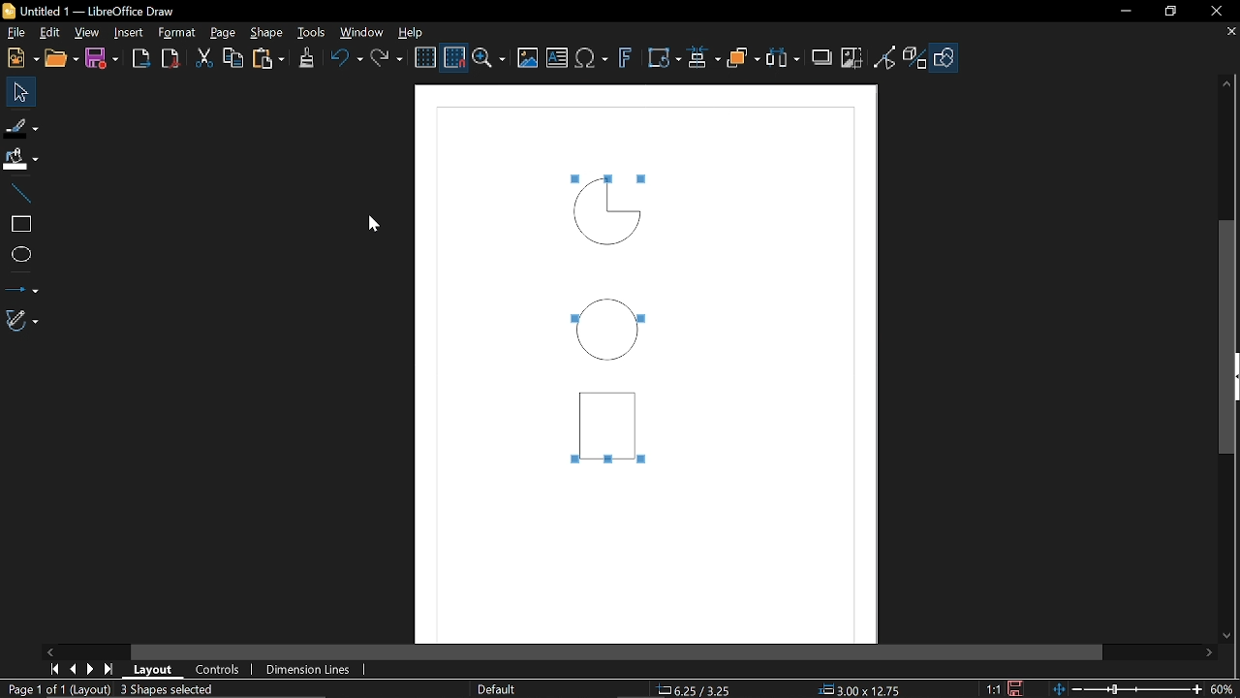 The image size is (1240, 698). Describe the element at coordinates (1247, 33) in the screenshot. I see `Close tab` at that location.